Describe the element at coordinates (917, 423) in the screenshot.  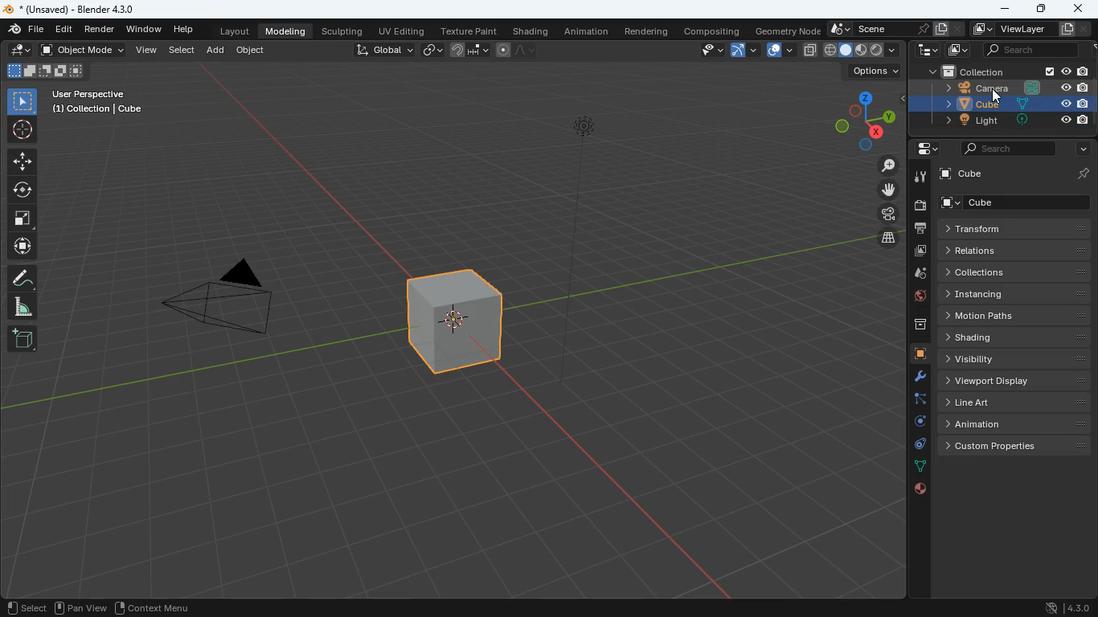
I see `rotation` at that location.